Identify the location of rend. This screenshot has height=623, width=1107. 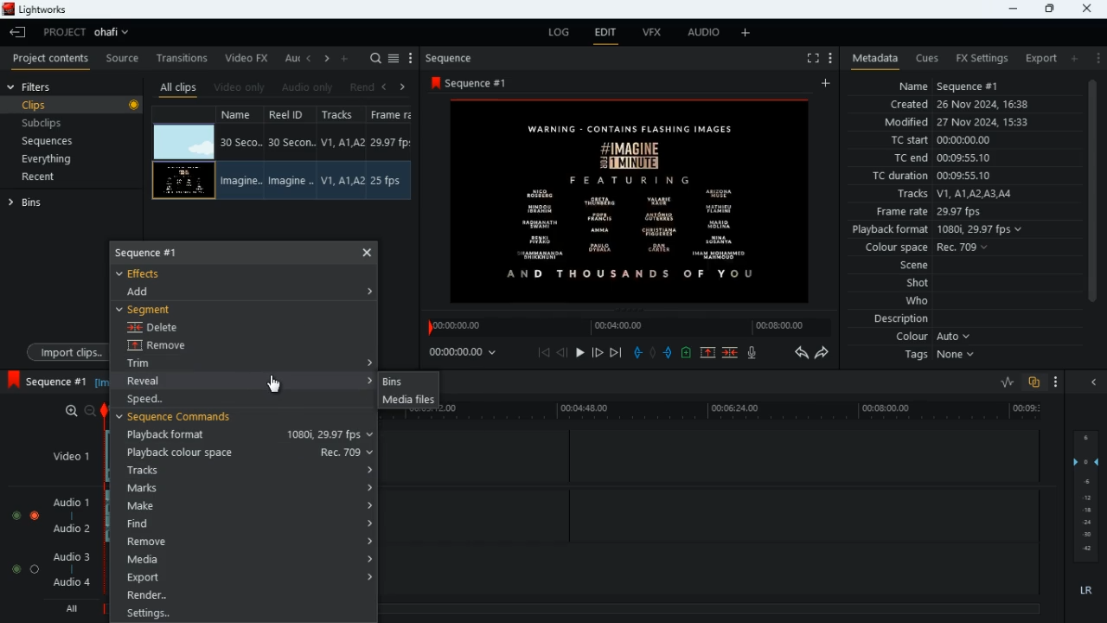
(363, 87).